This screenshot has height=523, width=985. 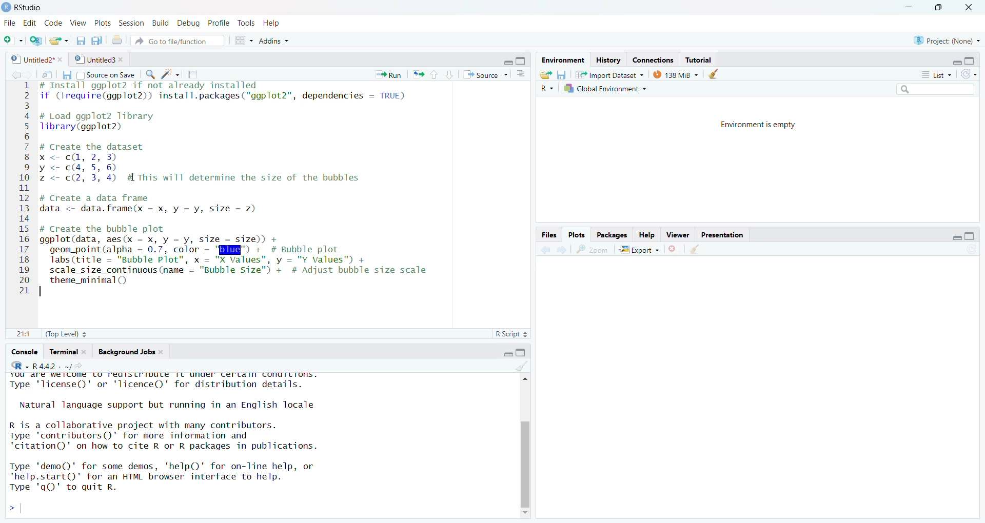 I want to click on show documents lines, so click(x=522, y=72).